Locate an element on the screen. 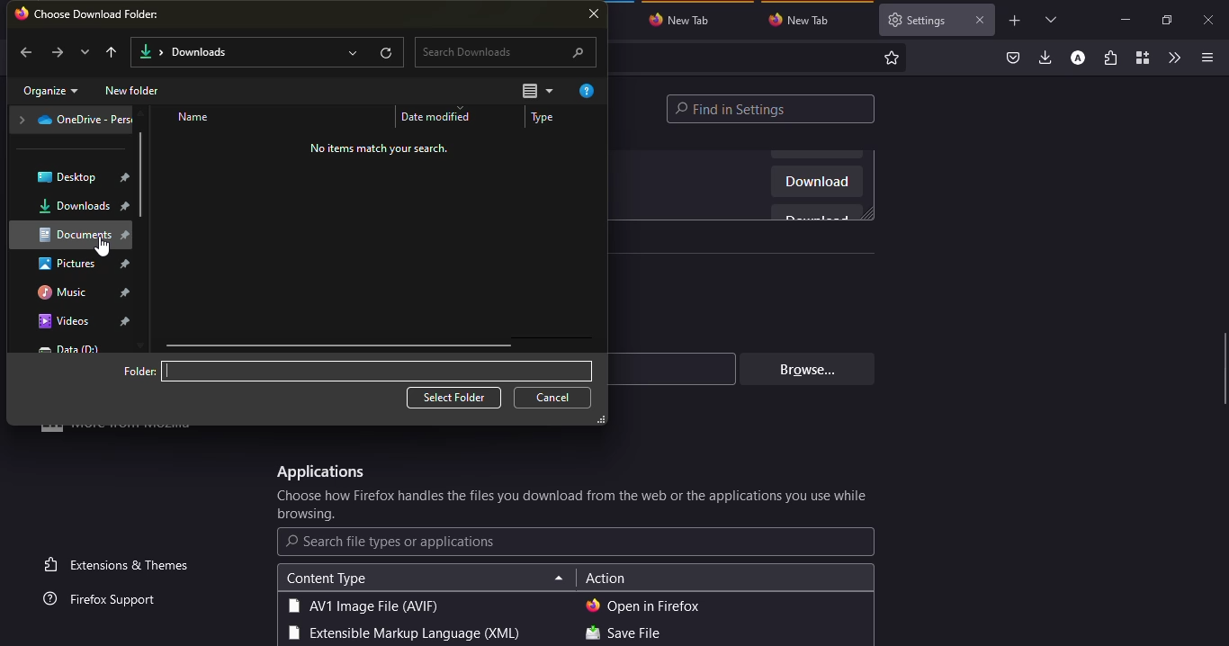 The height and width of the screenshot is (646, 1229). downloads is located at coordinates (184, 53).